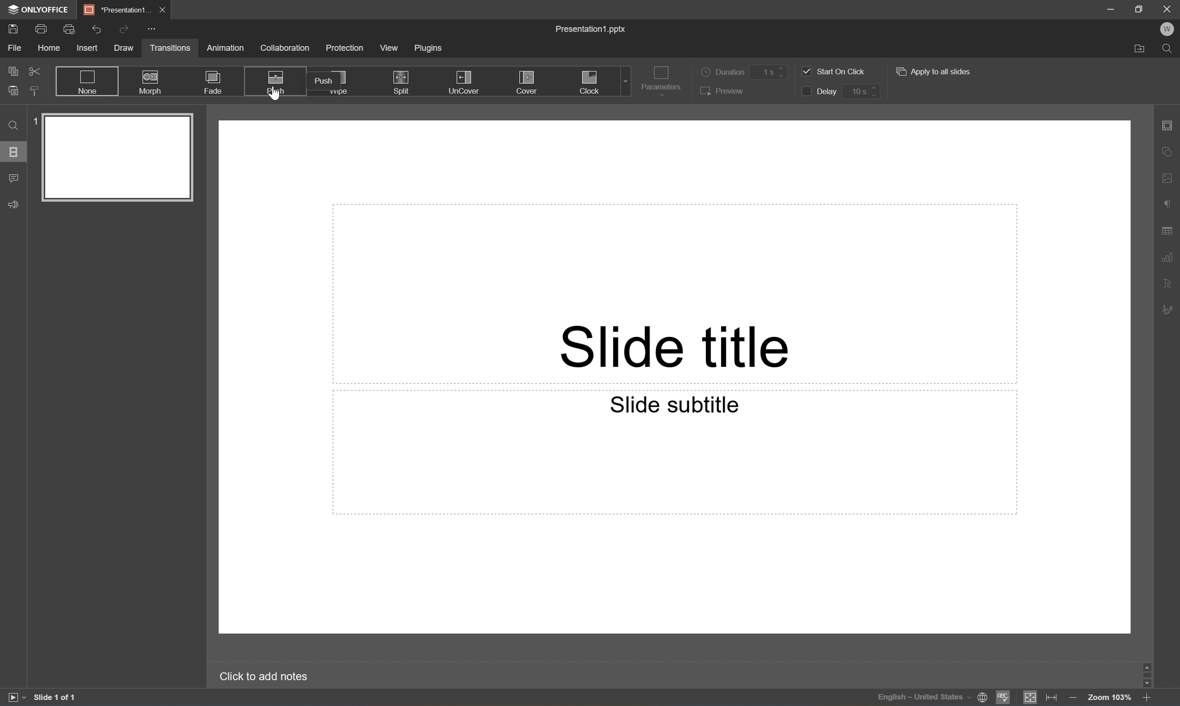  I want to click on Chart settings, so click(1169, 261).